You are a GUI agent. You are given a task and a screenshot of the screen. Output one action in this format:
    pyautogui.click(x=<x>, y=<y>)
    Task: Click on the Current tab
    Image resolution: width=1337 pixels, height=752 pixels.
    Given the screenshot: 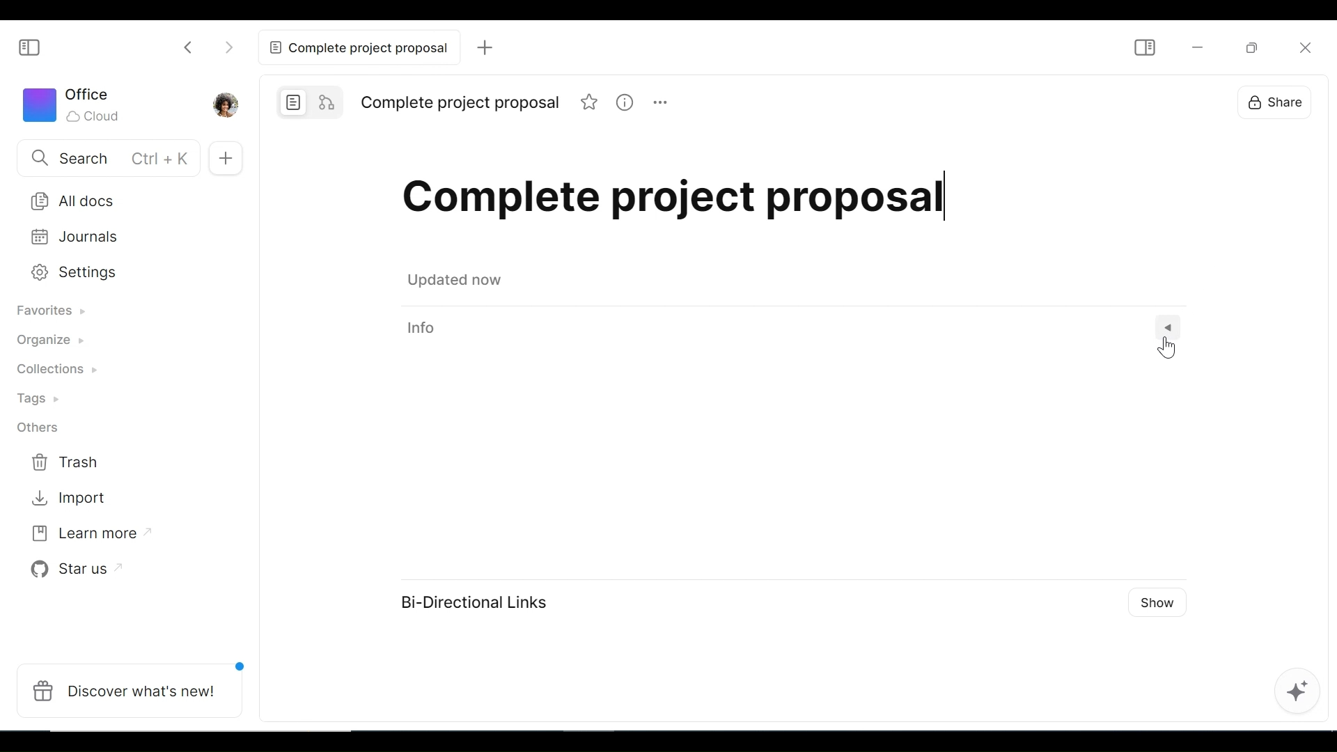 What is the action you would take?
    pyautogui.click(x=357, y=47)
    